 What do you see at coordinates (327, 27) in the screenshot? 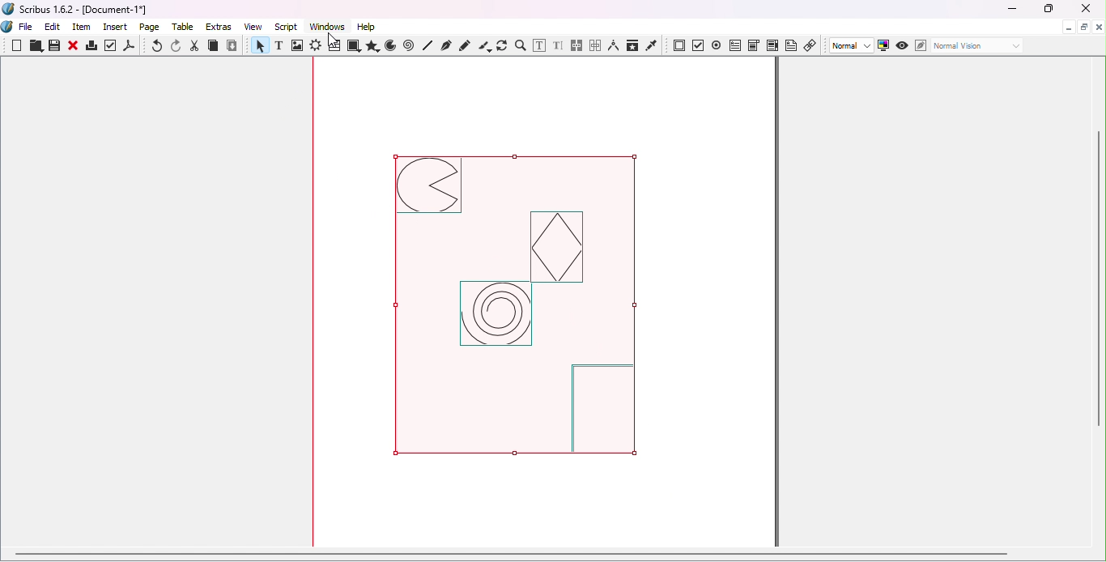
I see `Windows` at bounding box center [327, 27].